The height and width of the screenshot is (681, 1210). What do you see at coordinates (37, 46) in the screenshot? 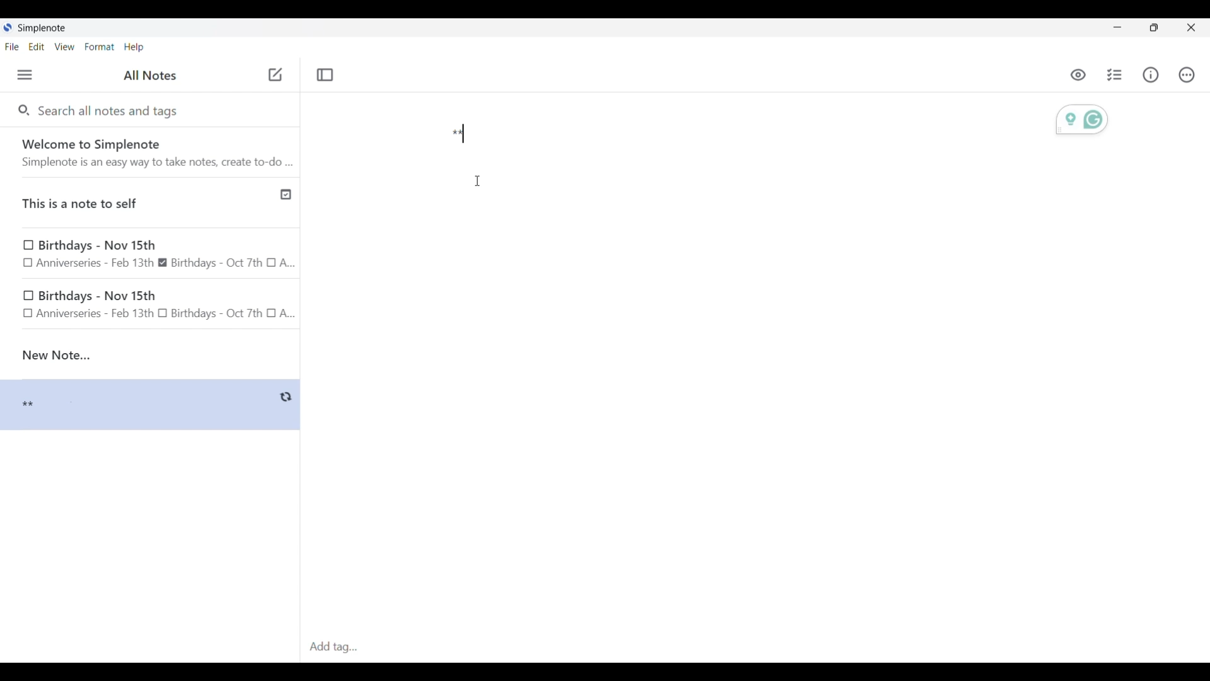
I see `Edit menu` at bounding box center [37, 46].